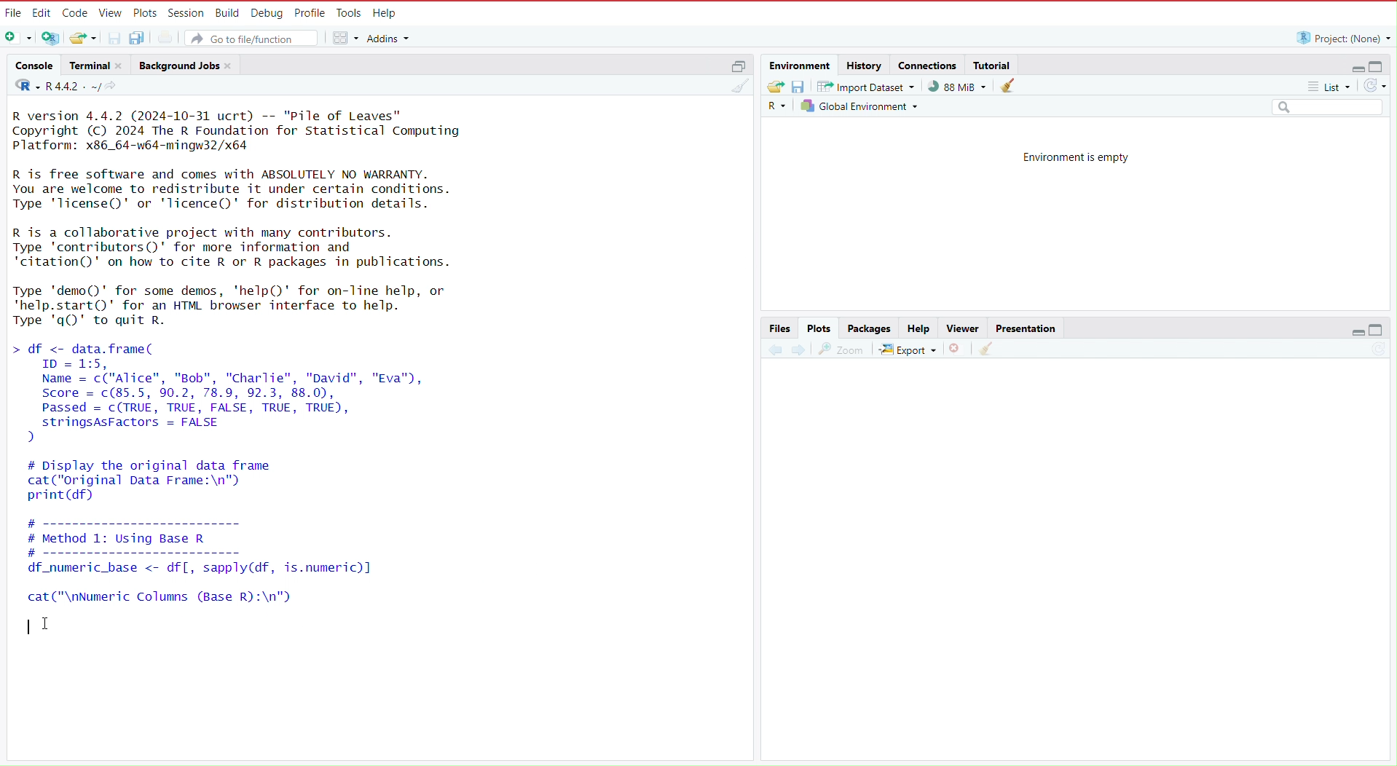 The image size is (1397, 766). Describe the element at coordinates (867, 327) in the screenshot. I see `Packages` at that location.